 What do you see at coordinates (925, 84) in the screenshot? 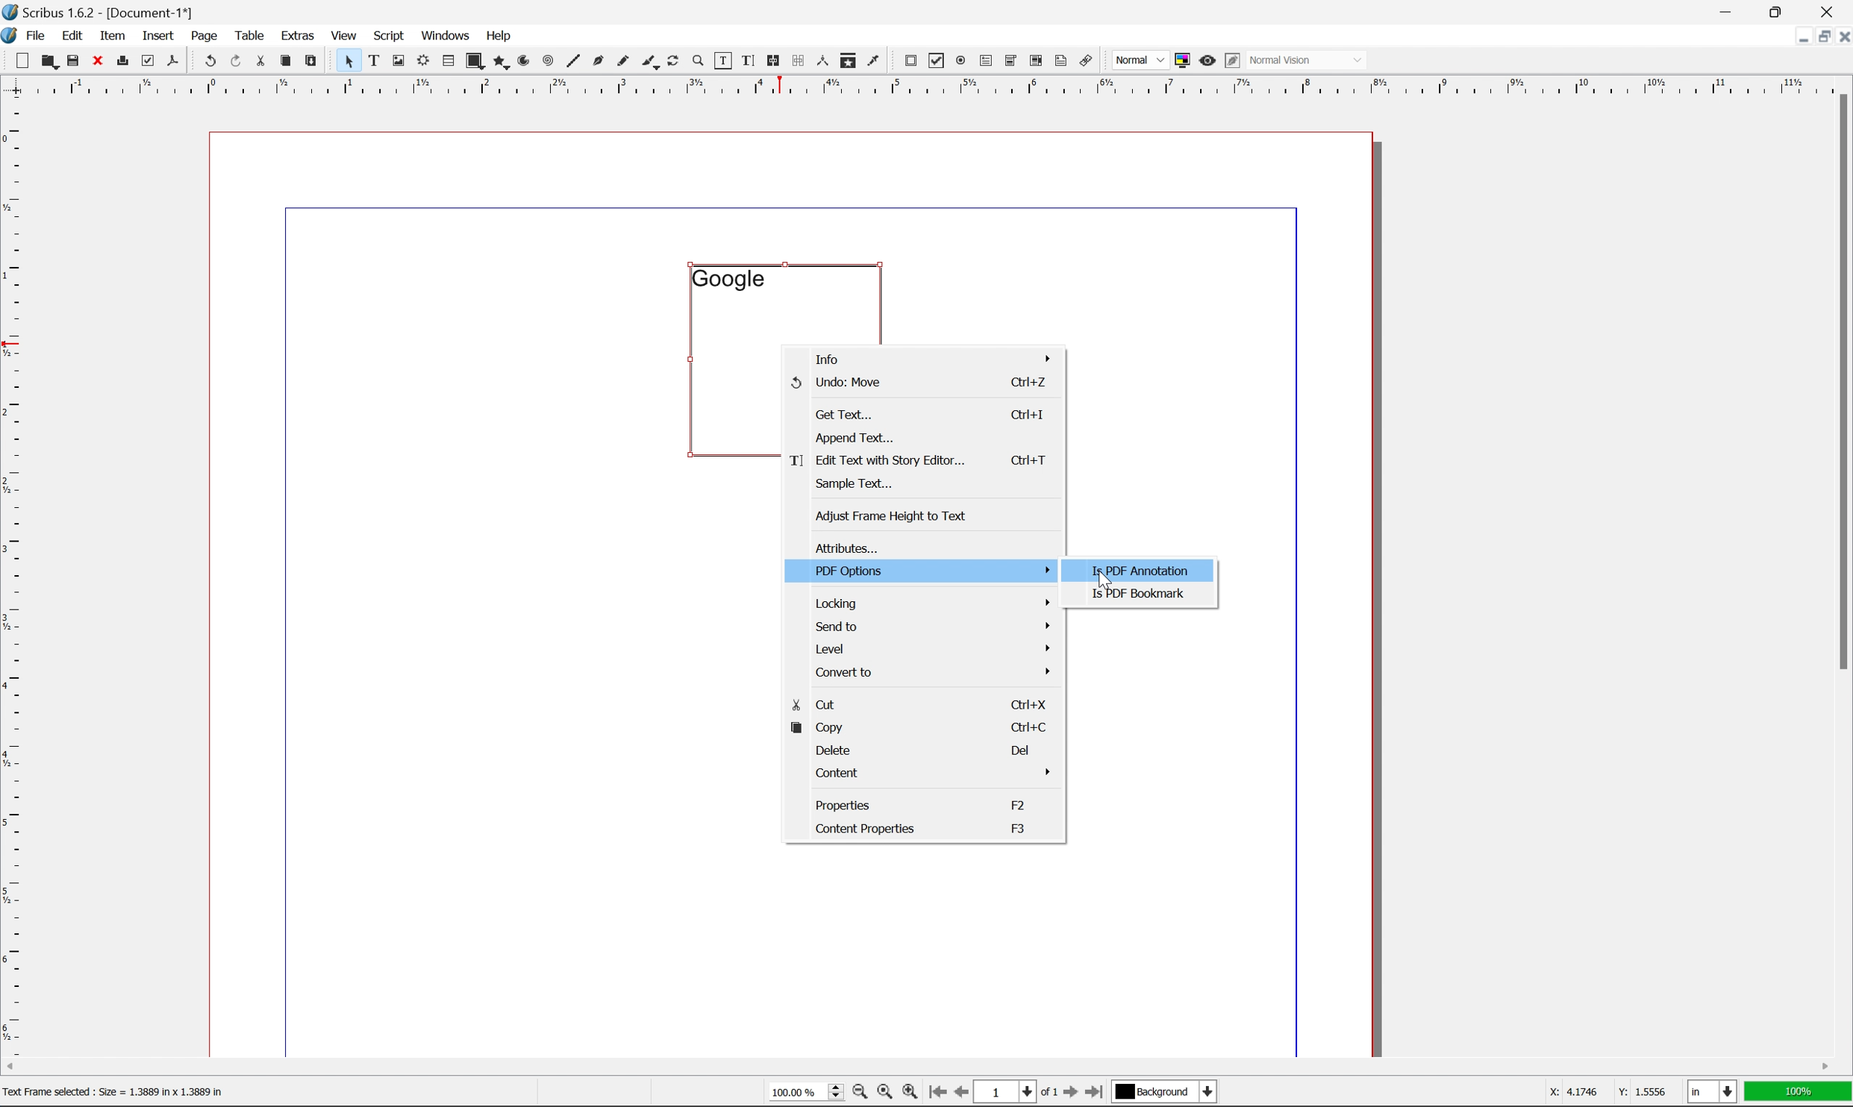
I see `ruler` at bounding box center [925, 84].